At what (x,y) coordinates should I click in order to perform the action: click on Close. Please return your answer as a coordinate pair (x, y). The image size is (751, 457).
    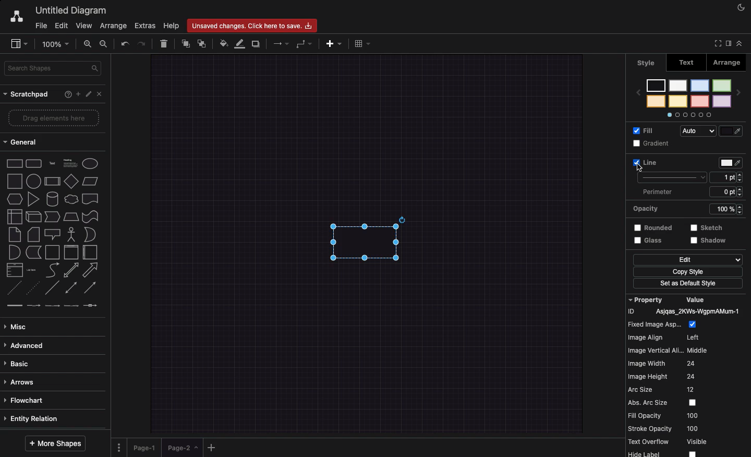
    Looking at the image, I should click on (101, 94).